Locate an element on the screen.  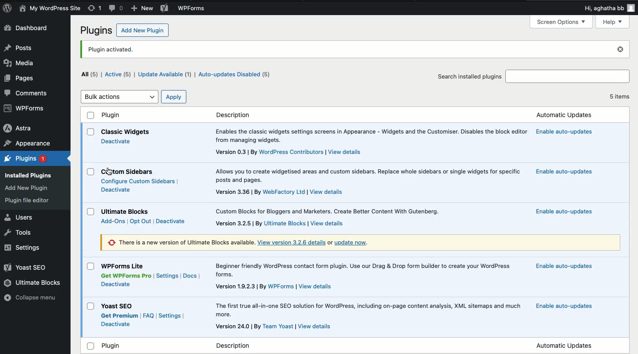
update now is located at coordinates (355, 243).